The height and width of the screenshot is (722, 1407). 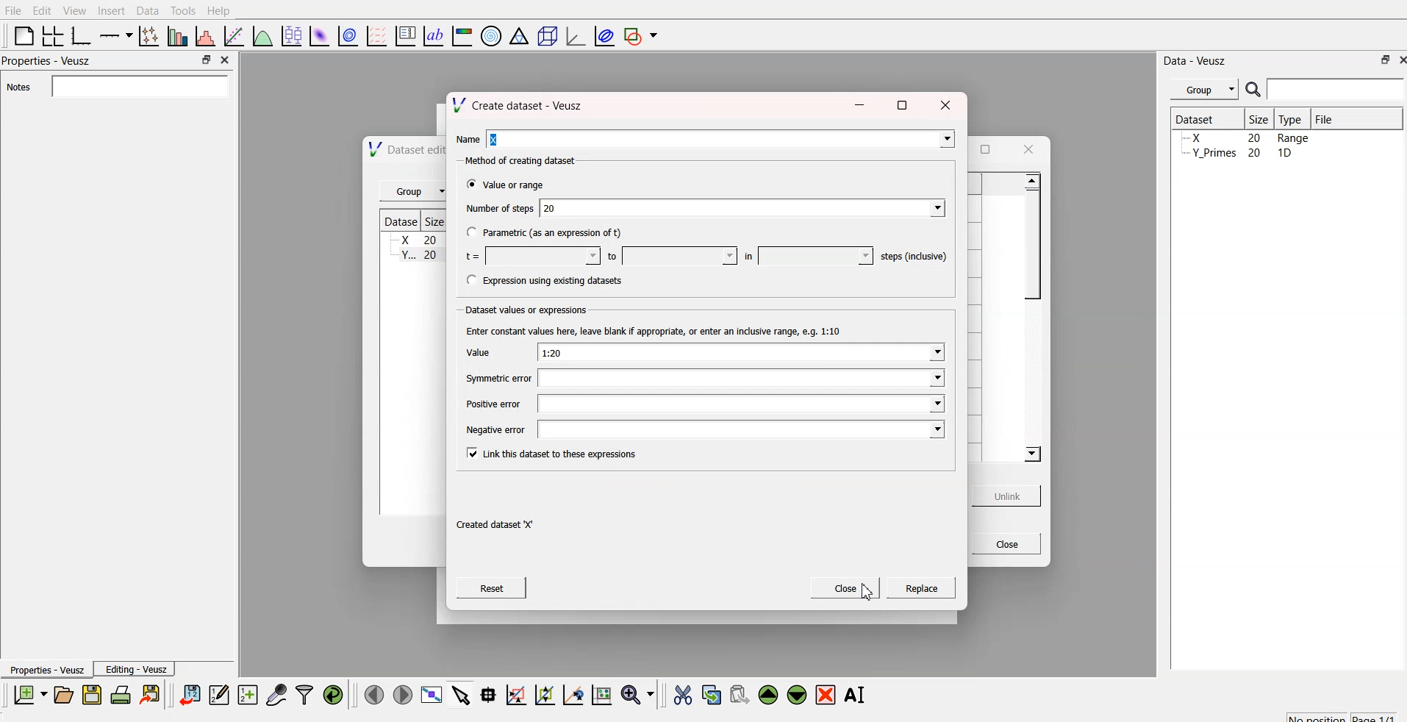 I want to click on close, so click(x=1034, y=146).